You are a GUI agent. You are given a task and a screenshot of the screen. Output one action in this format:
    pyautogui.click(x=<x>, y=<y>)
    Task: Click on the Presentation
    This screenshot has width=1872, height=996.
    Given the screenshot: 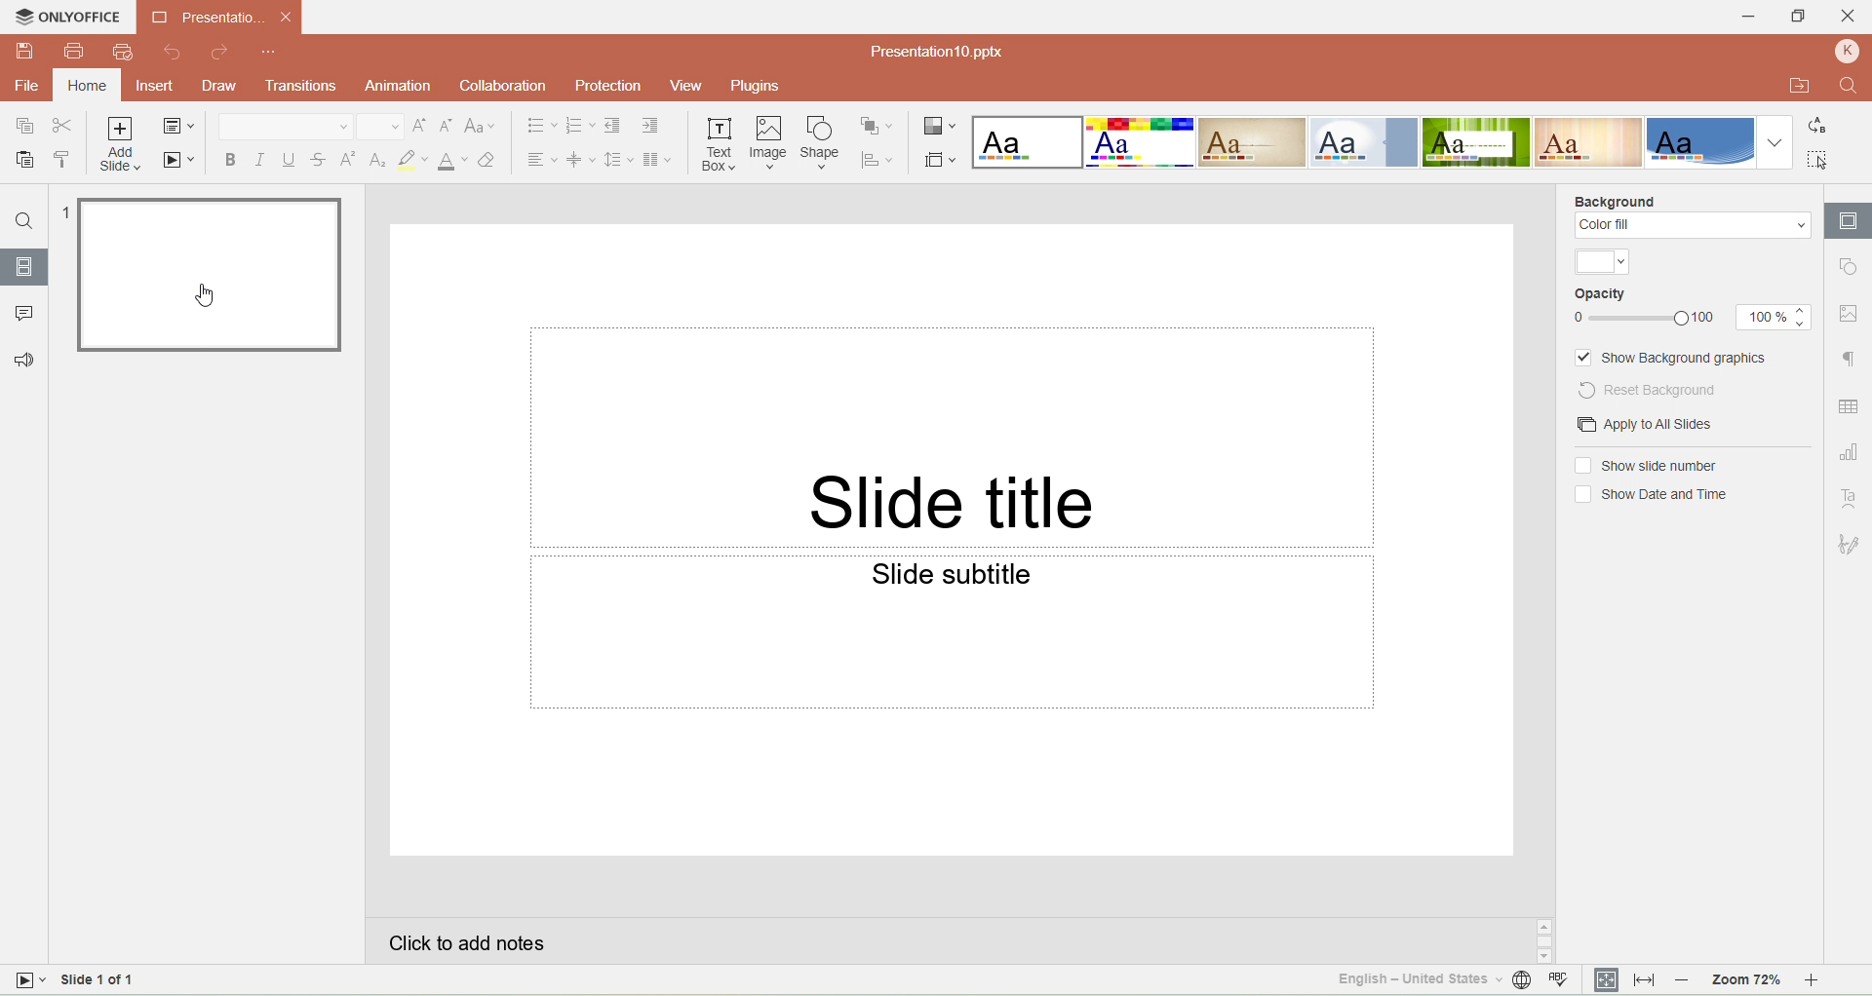 What is the action you would take?
    pyautogui.click(x=221, y=18)
    